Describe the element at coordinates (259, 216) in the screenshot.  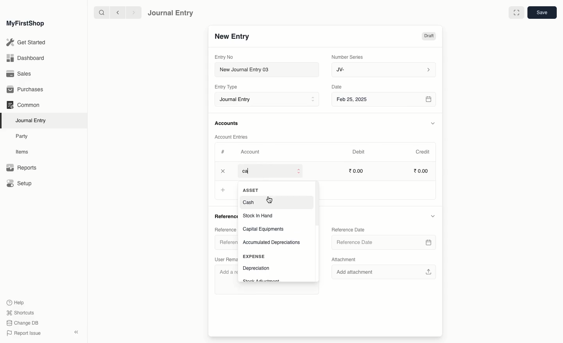
I see `Stock In Hand` at that location.